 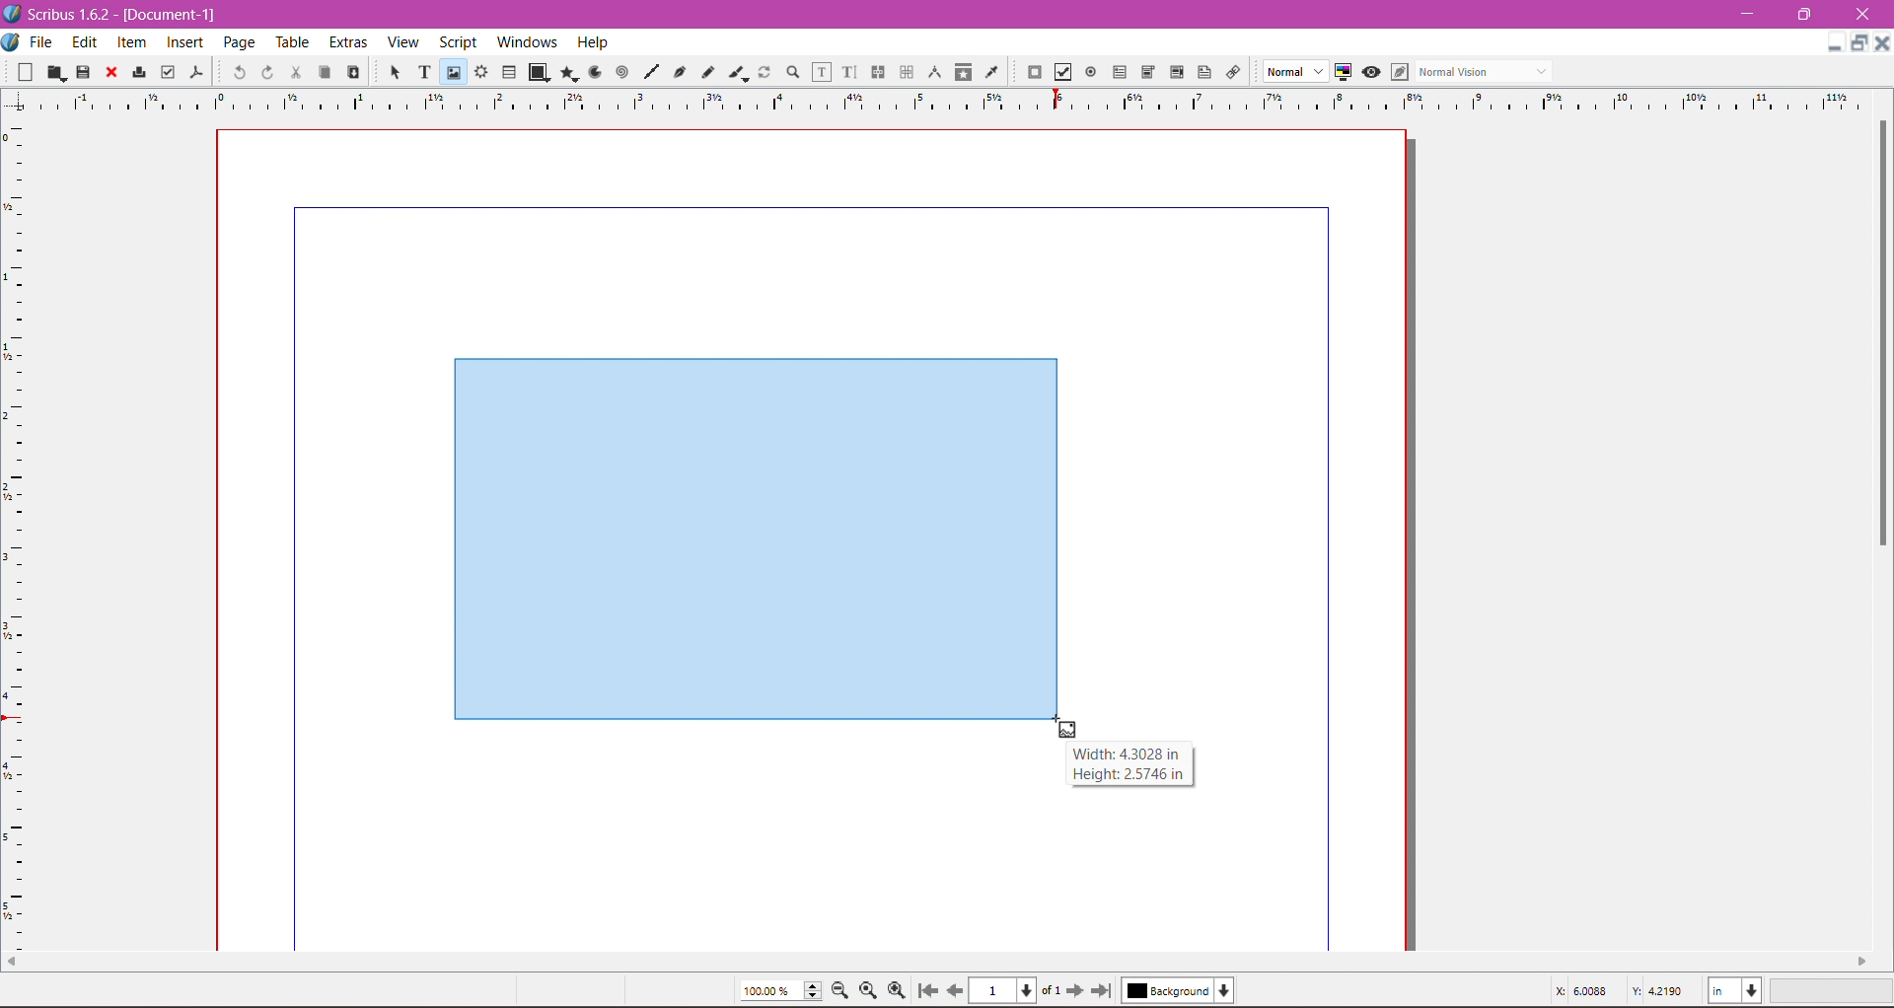 What do you see at coordinates (1149, 72) in the screenshot?
I see `PDF Combo Box` at bounding box center [1149, 72].